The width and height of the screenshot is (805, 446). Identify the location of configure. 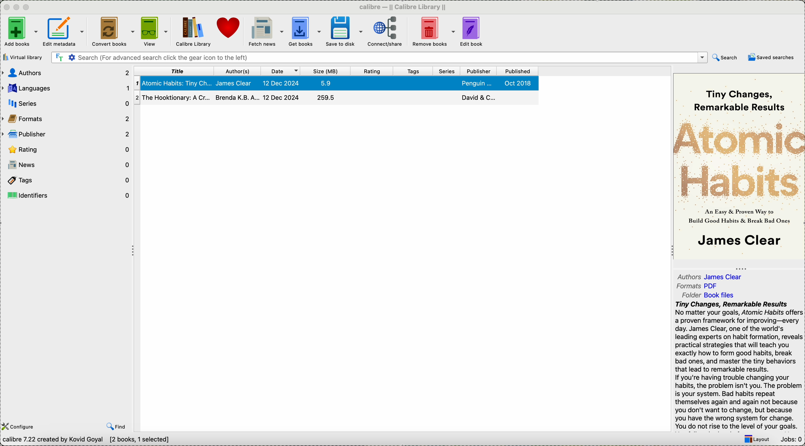
(20, 426).